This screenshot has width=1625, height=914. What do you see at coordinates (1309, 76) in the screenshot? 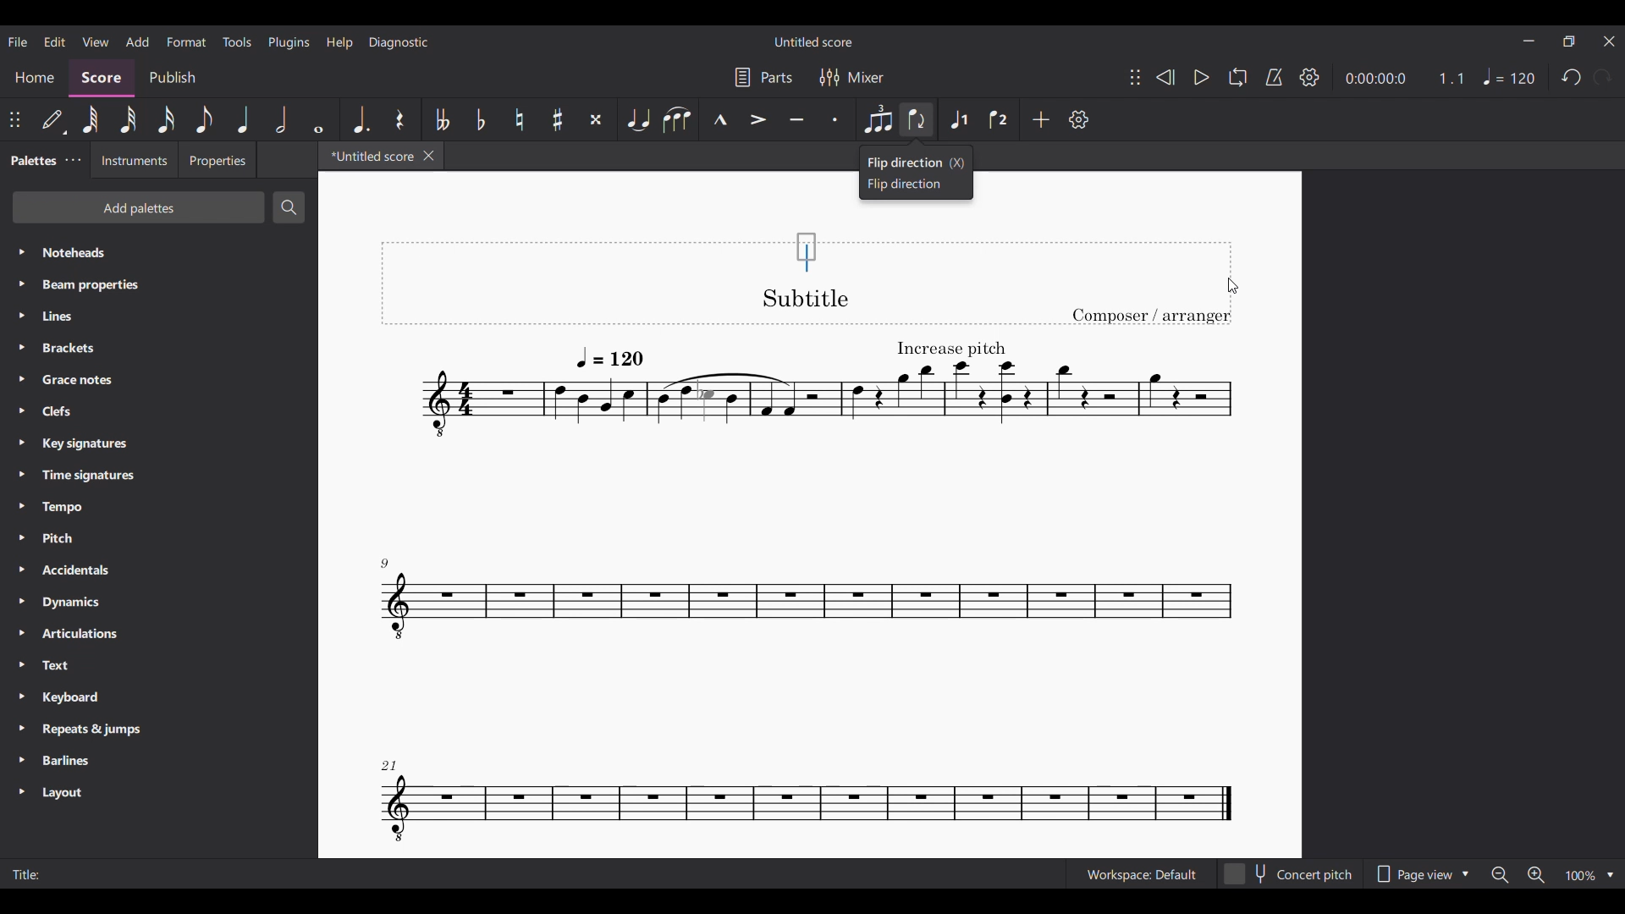
I see `Settings` at bounding box center [1309, 76].